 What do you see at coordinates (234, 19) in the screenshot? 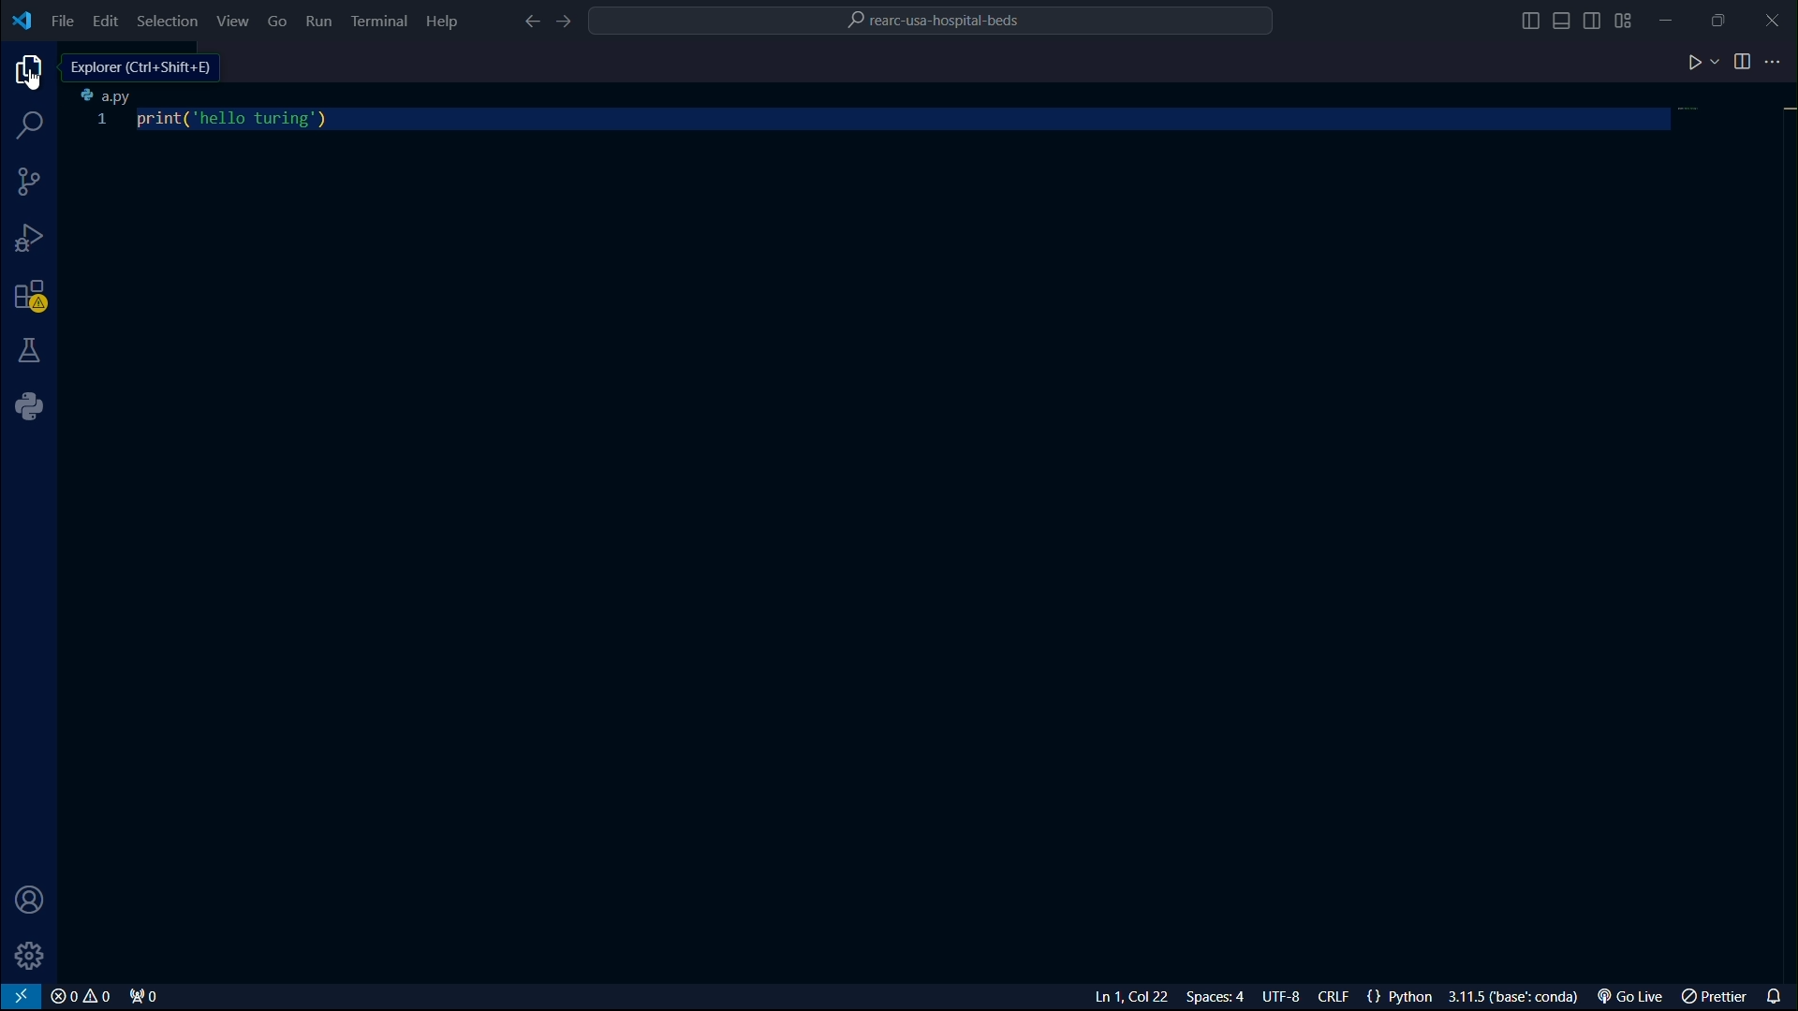
I see `view menu` at bounding box center [234, 19].